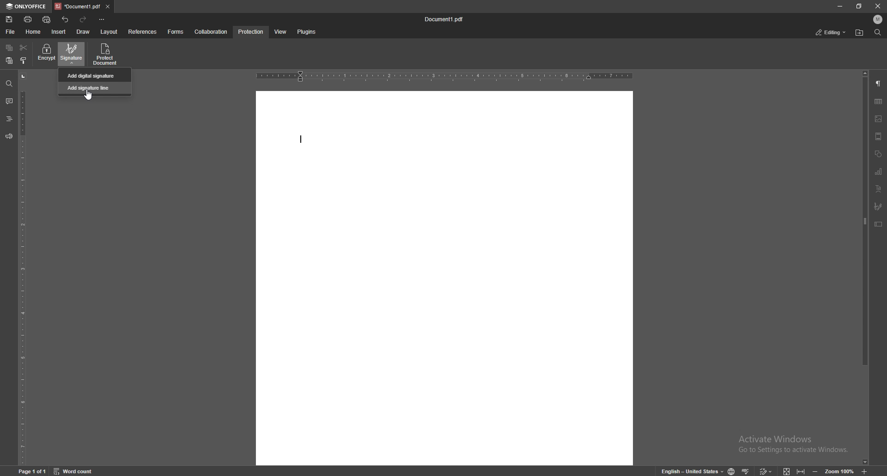 This screenshot has height=476, width=887. What do you see at coordinates (689, 470) in the screenshot?
I see `change text language` at bounding box center [689, 470].